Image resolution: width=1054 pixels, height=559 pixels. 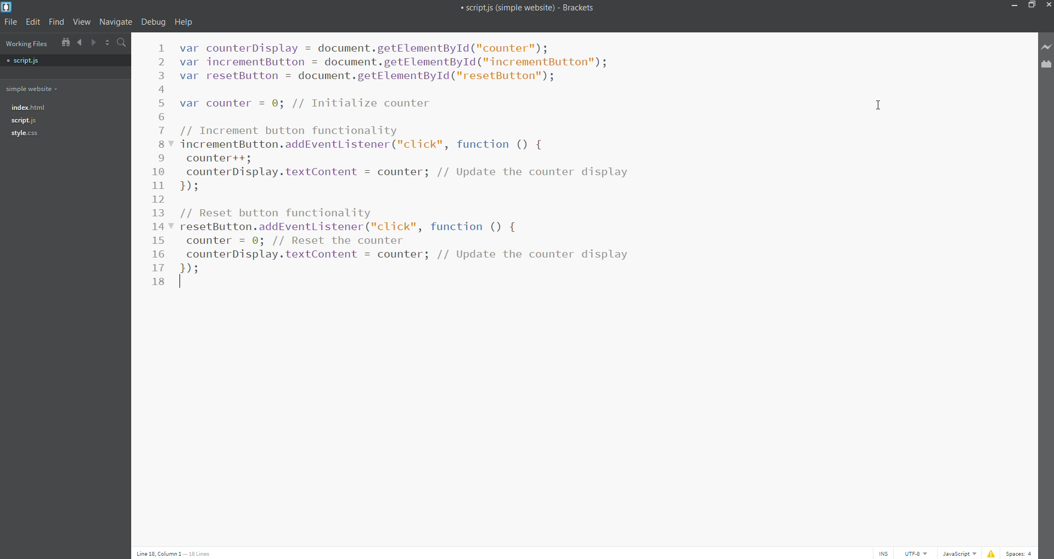 What do you see at coordinates (34, 88) in the screenshot?
I see `current folder` at bounding box center [34, 88].